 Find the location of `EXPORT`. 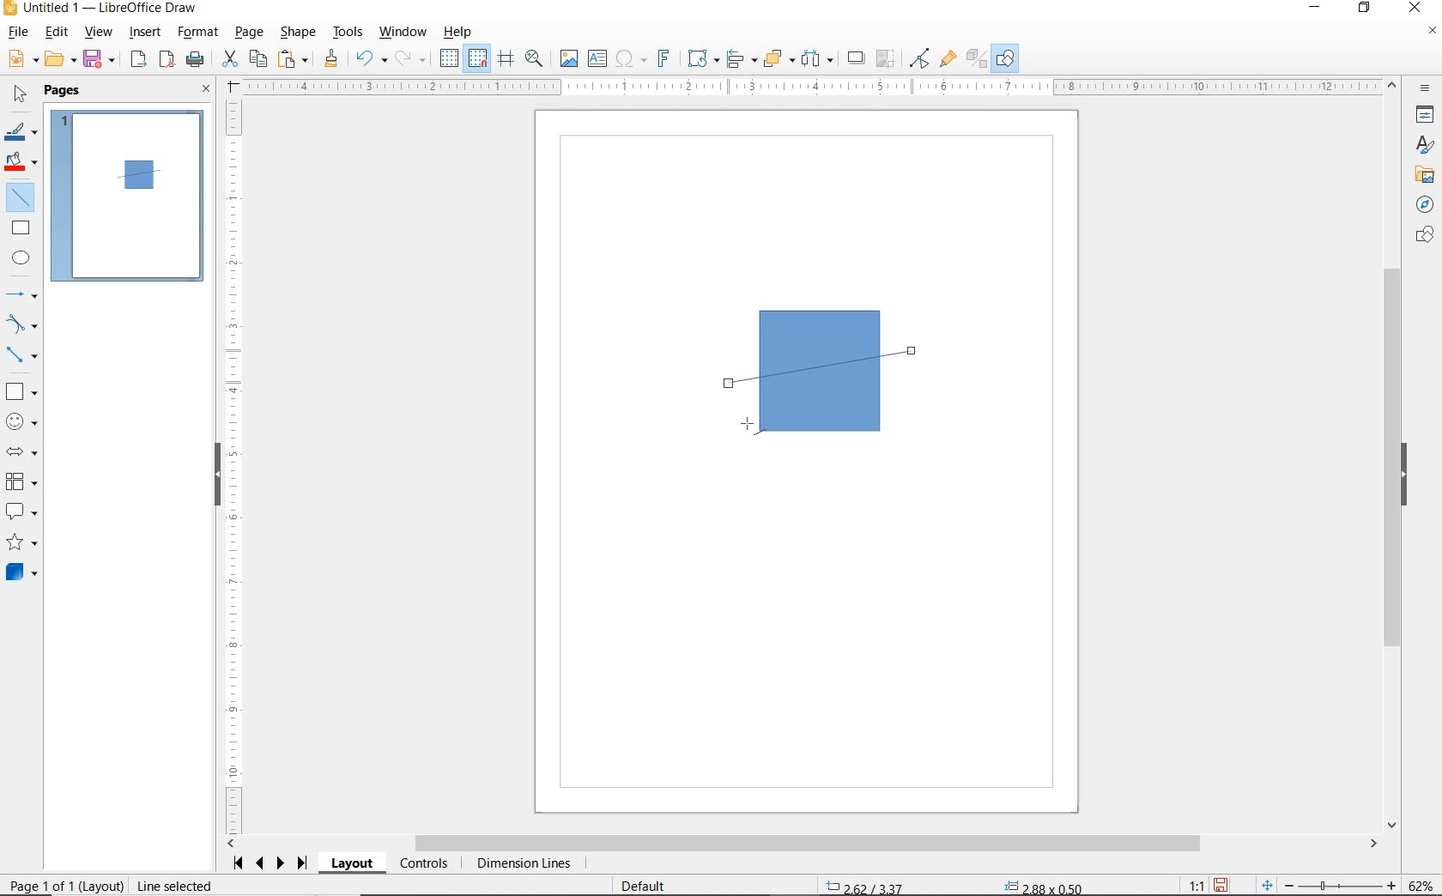

EXPORT is located at coordinates (139, 61).